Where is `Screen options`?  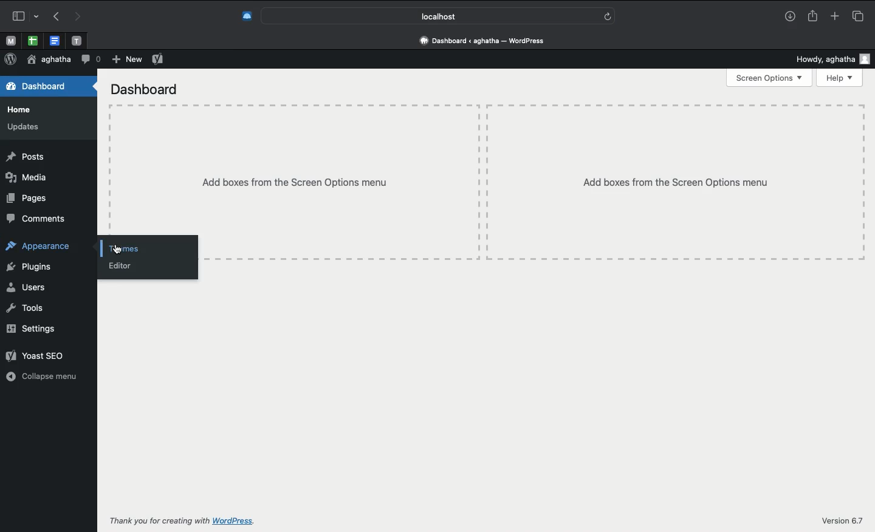
Screen options is located at coordinates (769, 78).